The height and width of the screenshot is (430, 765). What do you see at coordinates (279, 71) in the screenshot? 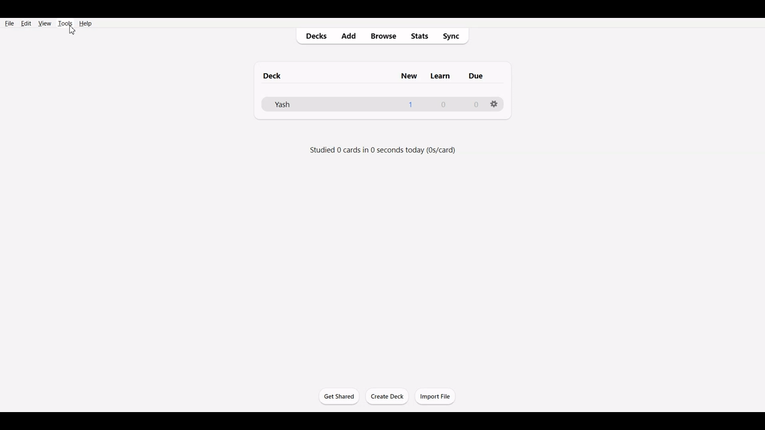
I see `deck` at bounding box center [279, 71].